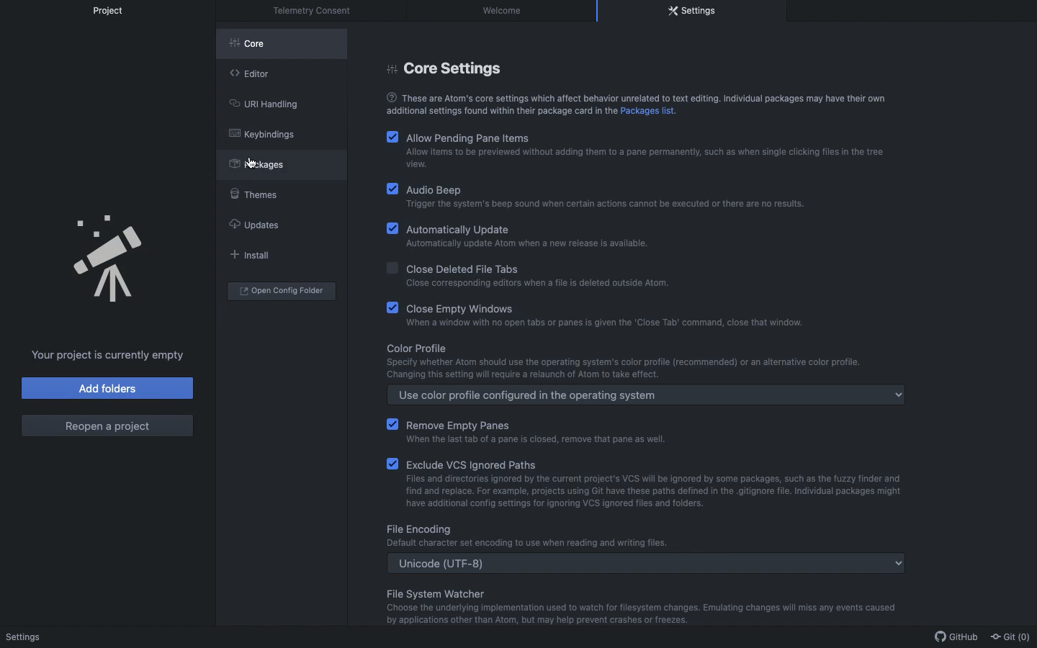 This screenshot has height=648, width=1037. What do you see at coordinates (264, 163) in the screenshot?
I see `Packages` at bounding box center [264, 163].